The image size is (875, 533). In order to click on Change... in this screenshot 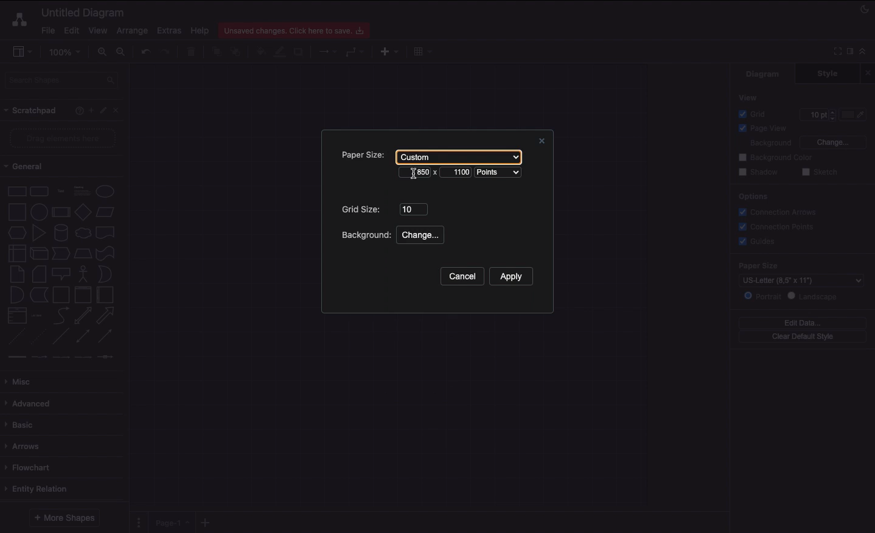, I will do `click(419, 235)`.